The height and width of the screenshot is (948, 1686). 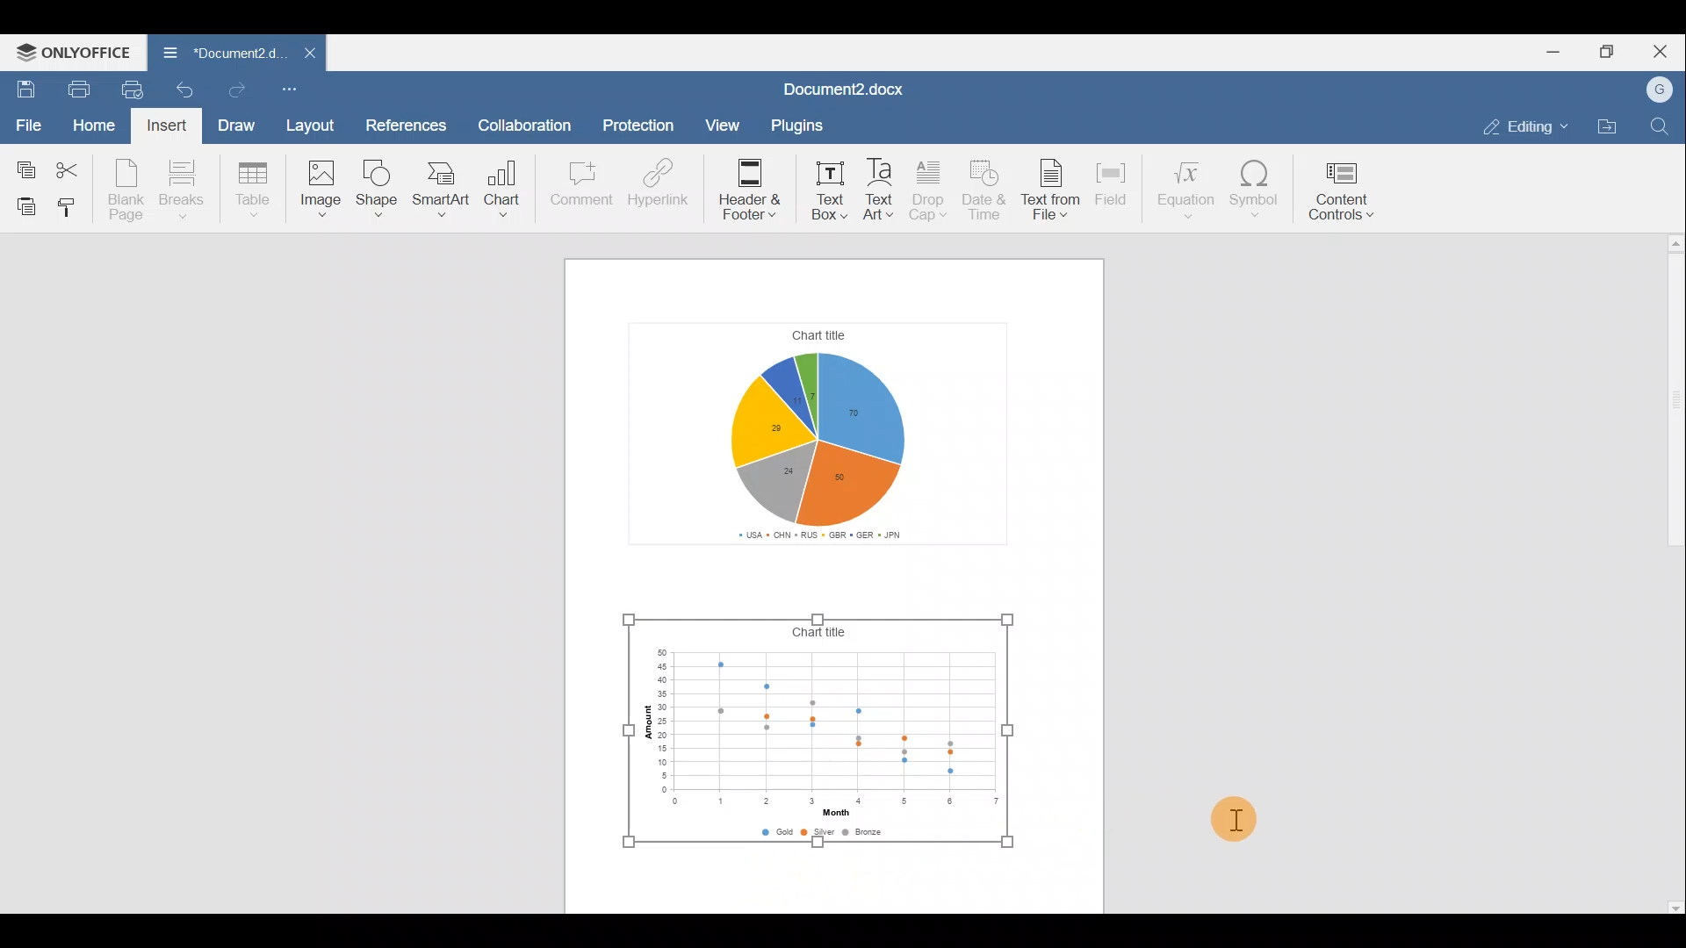 What do you see at coordinates (22, 87) in the screenshot?
I see `Save` at bounding box center [22, 87].